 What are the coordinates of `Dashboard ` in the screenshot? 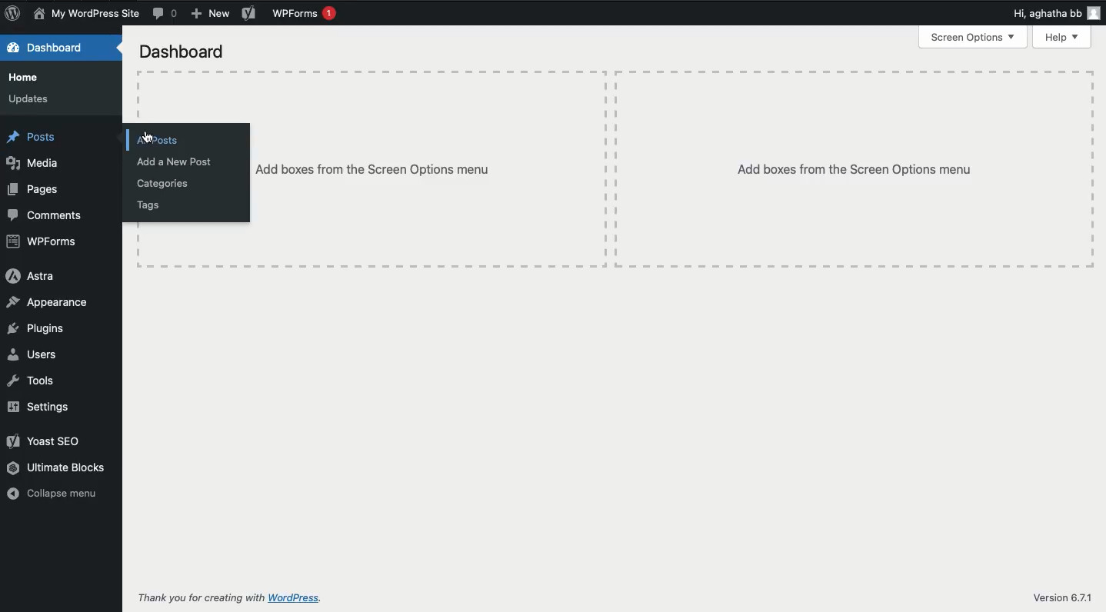 It's located at (184, 52).